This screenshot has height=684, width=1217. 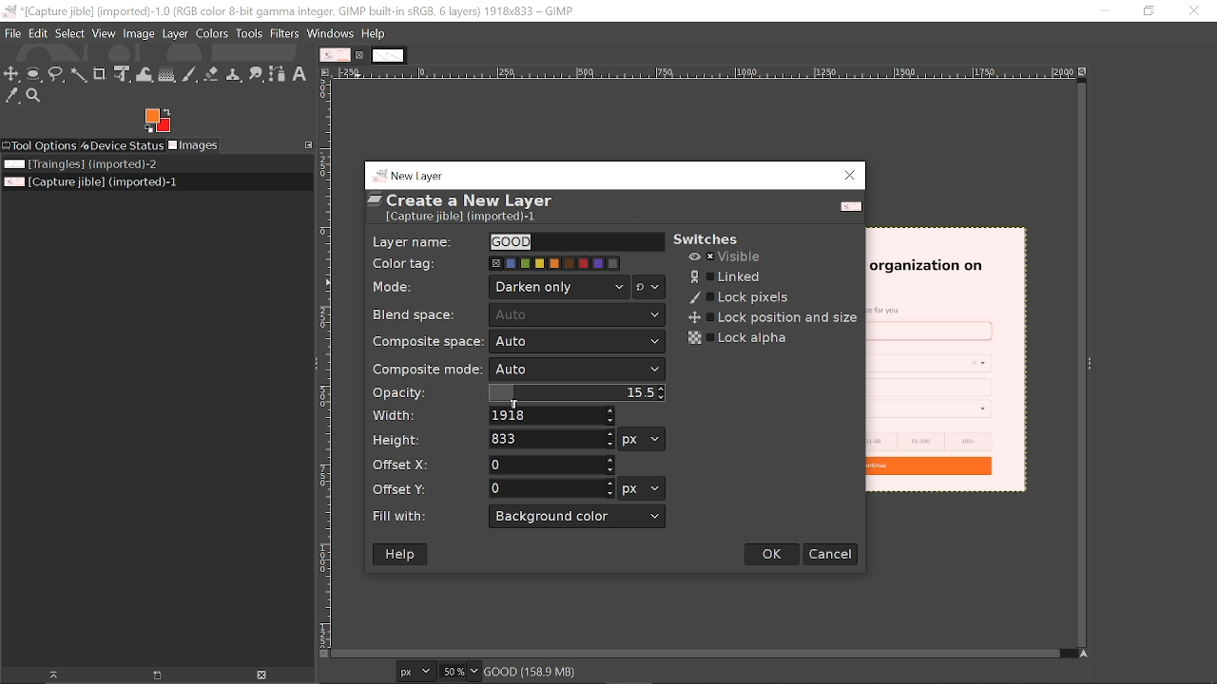 What do you see at coordinates (1086, 655) in the screenshot?
I see `Navigate this display` at bounding box center [1086, 655].